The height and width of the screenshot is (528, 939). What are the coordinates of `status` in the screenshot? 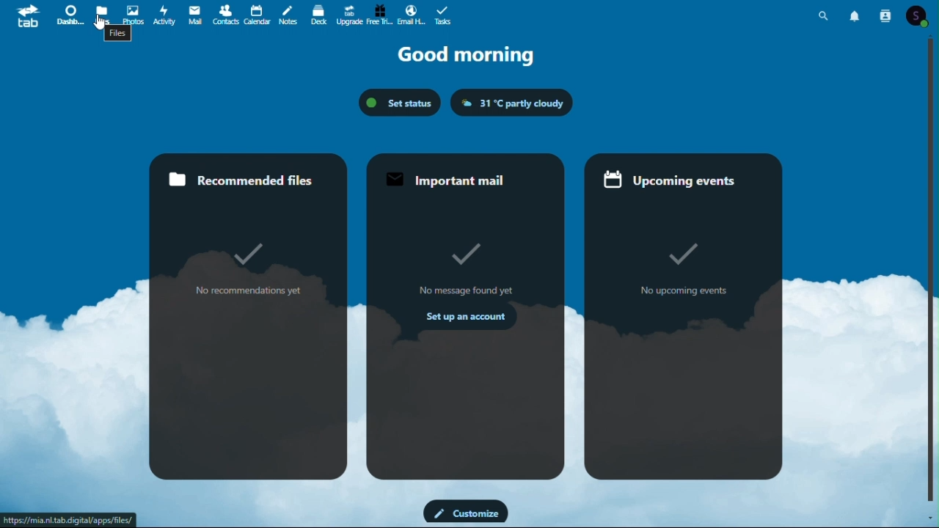 It's located at (399, 102).